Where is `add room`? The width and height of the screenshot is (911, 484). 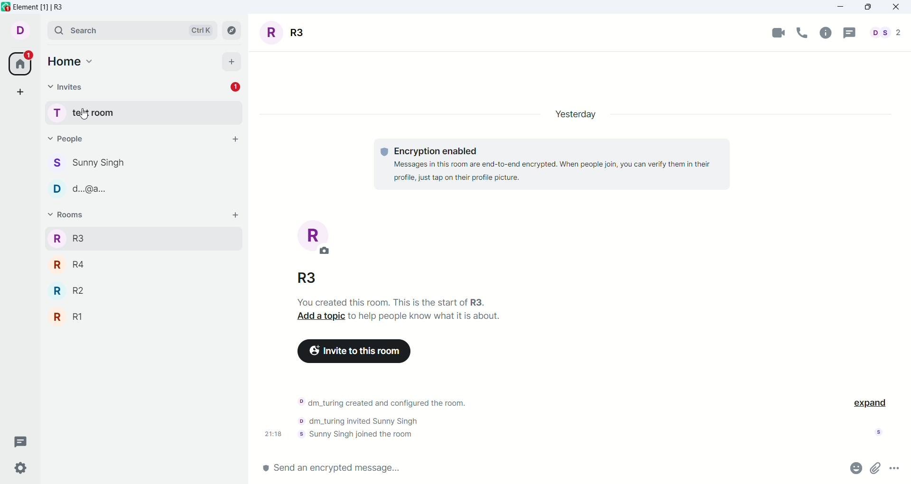 add room is located at coordinates (235, 214).